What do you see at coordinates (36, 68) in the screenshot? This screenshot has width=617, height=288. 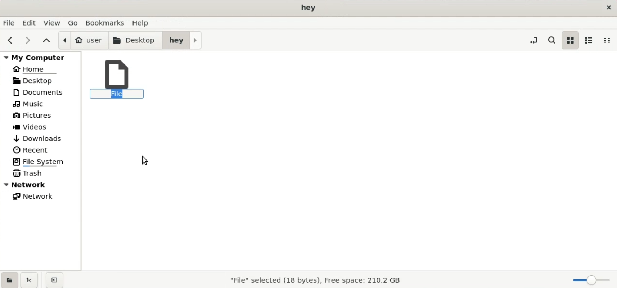 I see `home` at bounding box center [36, 68].